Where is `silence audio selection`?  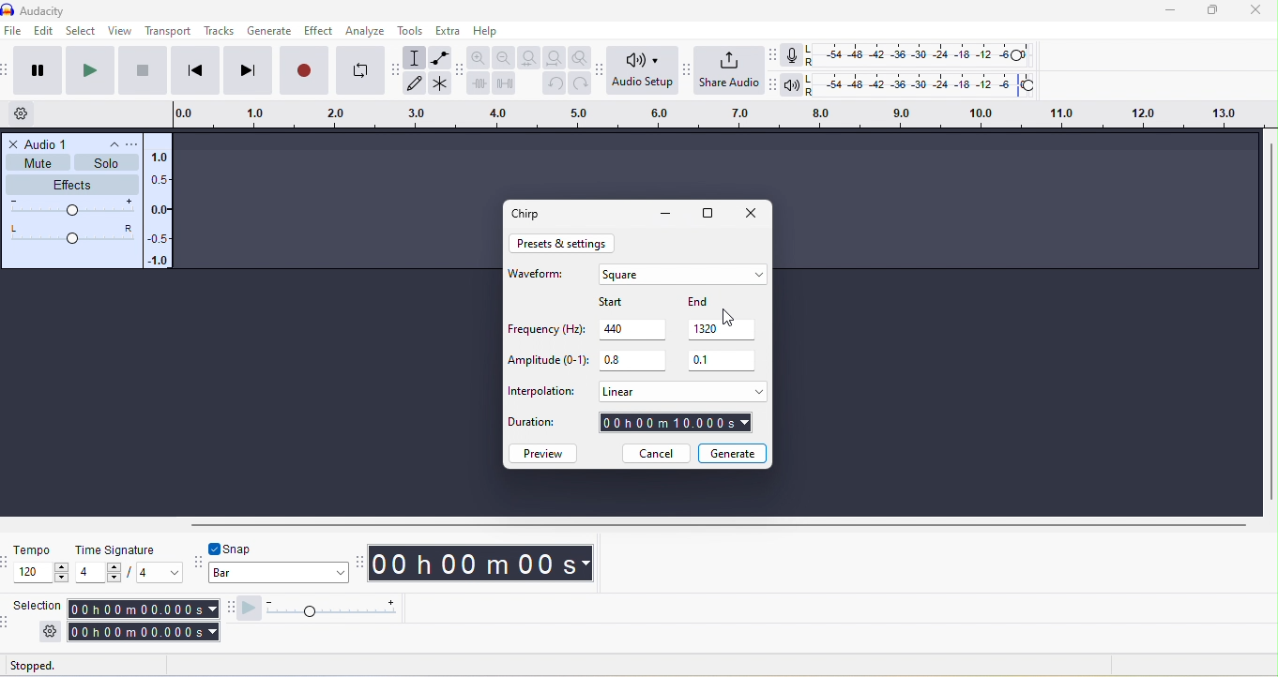 silence audio selection is located at coordinates (505, 83).